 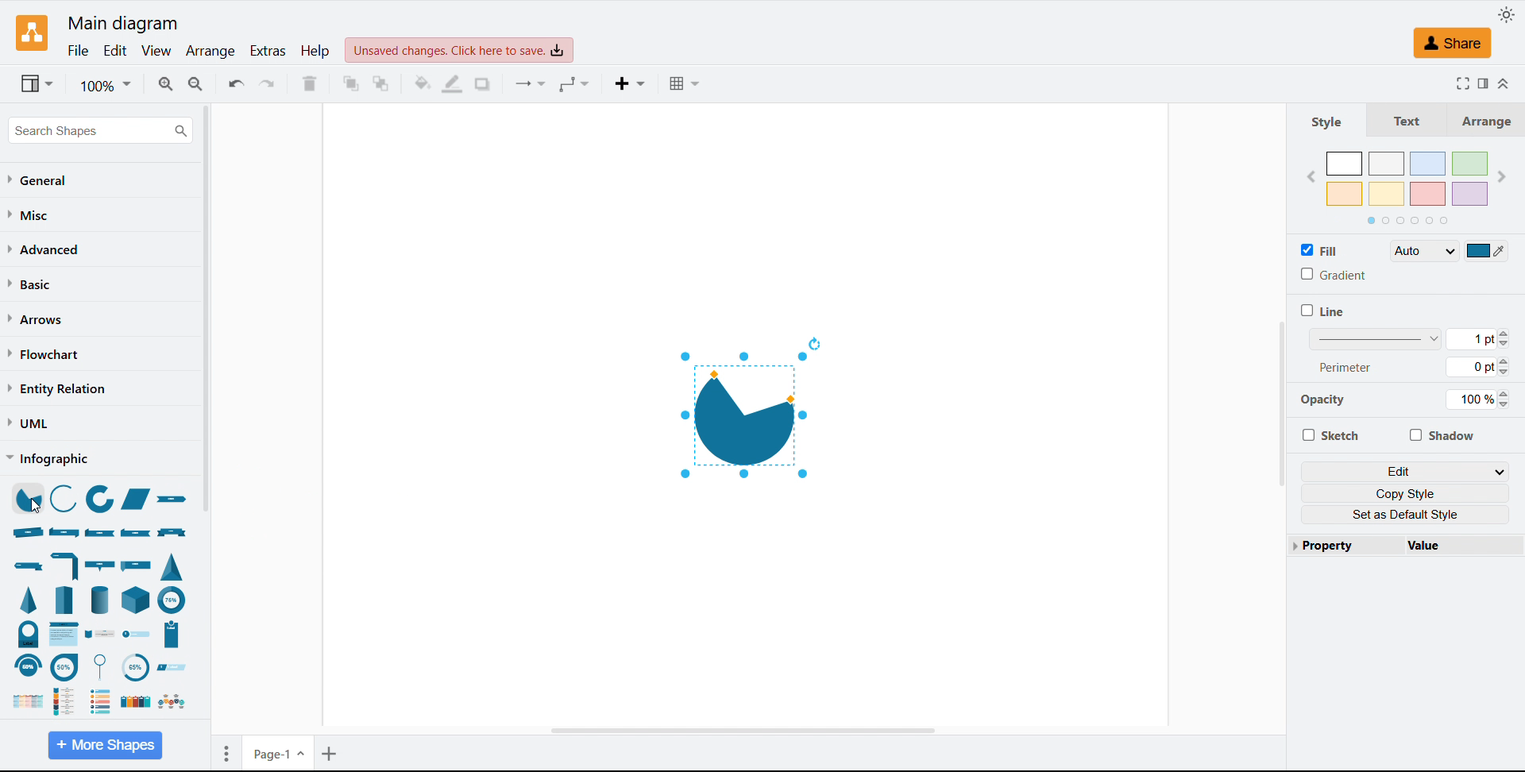 What do you see at coordinates (1504, 176) in the screenshot?
I see `Go forward ` at bounding box center [1504, 176].